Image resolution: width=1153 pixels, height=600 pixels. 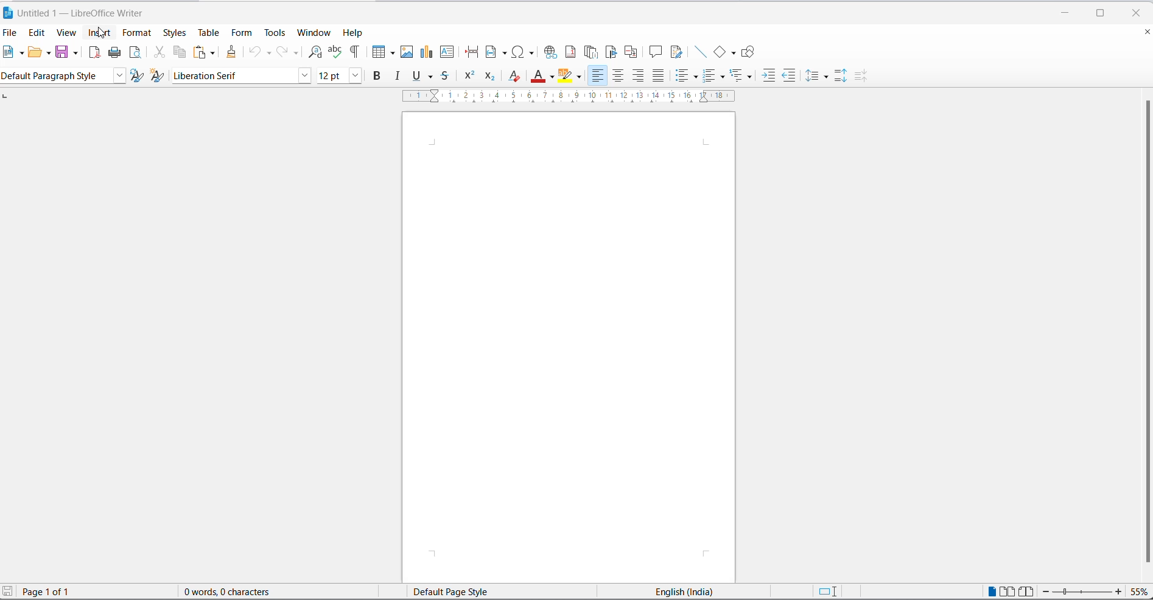 I want to click on update selected options, so click(x=139, y=76).